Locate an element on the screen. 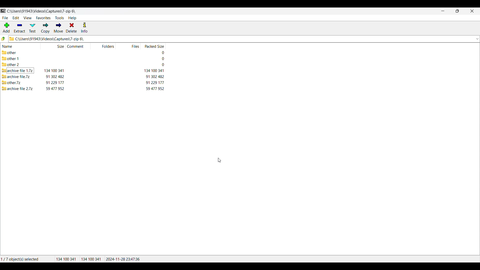  packed size is located at coordinates (154, 89).